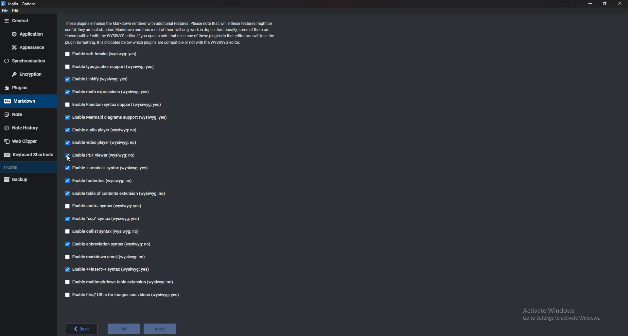  I want to click on Enable file urls for images and videos, so click(122, 295).